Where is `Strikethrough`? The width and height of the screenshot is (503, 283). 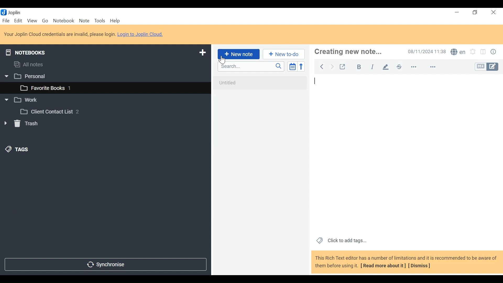
Strikethrough is located at coordinates (400, 67).